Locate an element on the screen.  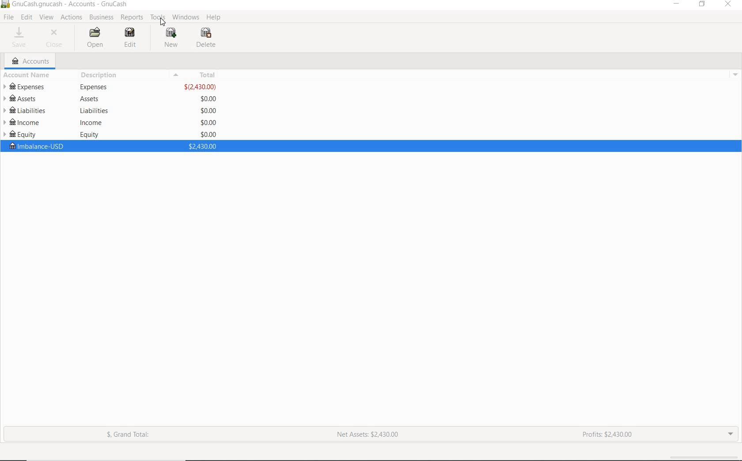
WINDOWS is located at coordinates (186, 18).